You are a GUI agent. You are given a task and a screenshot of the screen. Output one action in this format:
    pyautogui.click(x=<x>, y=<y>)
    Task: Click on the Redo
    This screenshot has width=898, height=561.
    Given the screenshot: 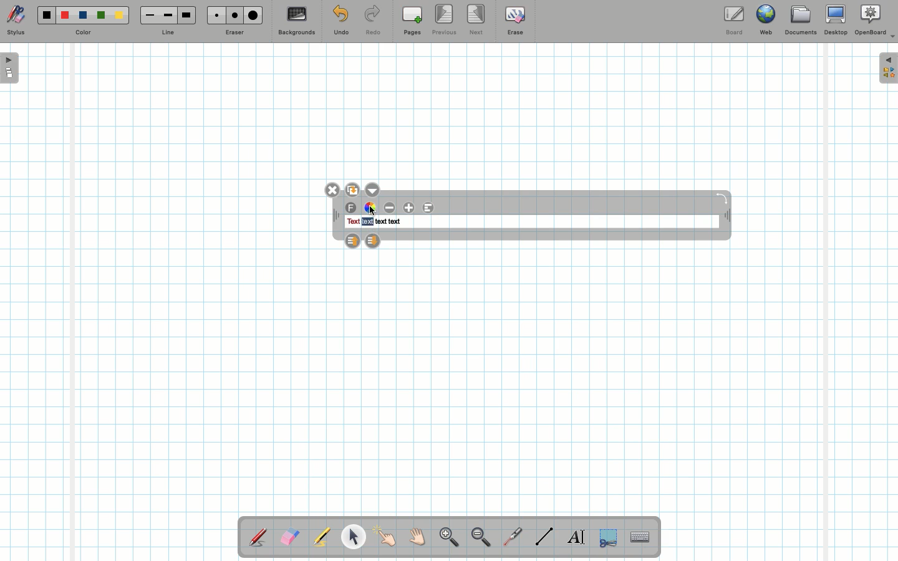 What is the action you would take?
    pyautogui.click(x=373, y=22)
    